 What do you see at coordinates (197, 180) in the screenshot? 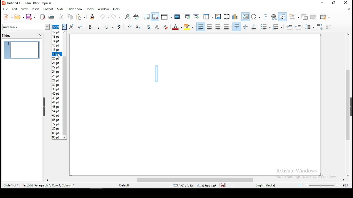
I see `scroll bar` at bounding box center [197, 180].